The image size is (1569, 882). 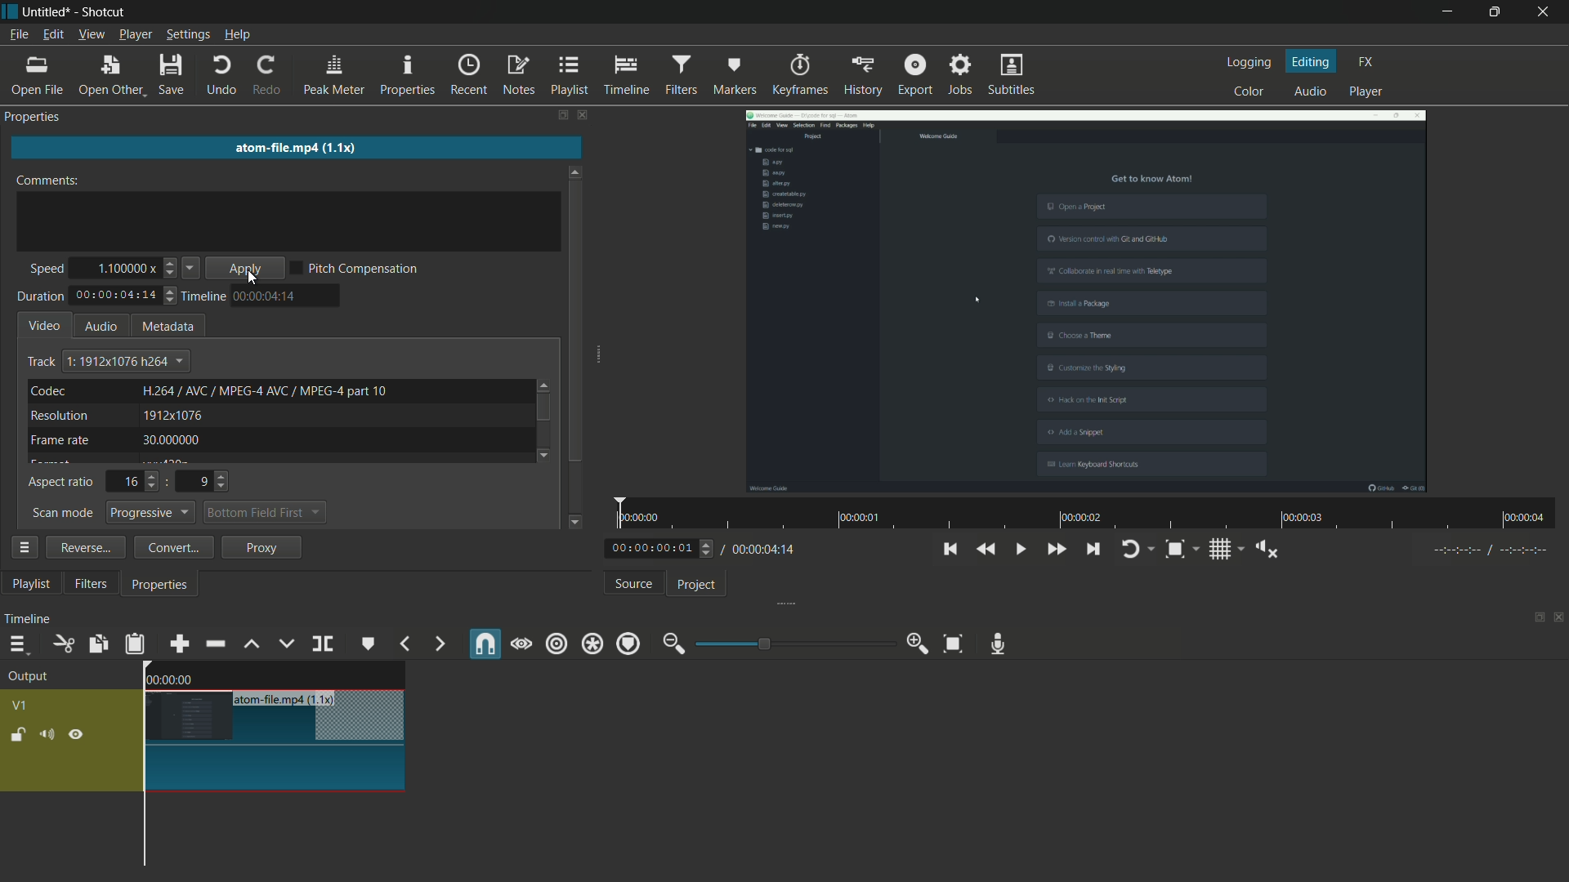 I want to click on toggle play or pause, so click(x=1018, y=549).